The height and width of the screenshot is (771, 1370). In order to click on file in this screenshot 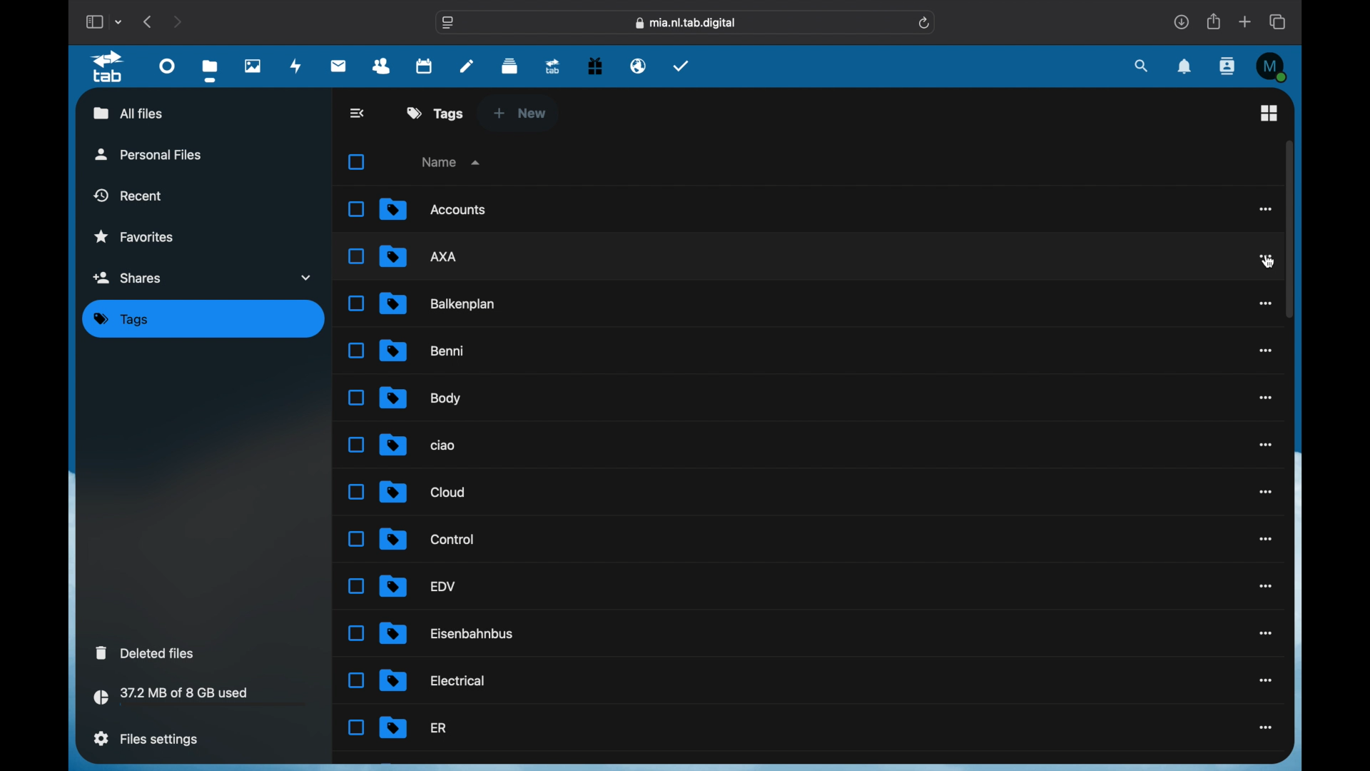, I will do `click(427, 540)`.